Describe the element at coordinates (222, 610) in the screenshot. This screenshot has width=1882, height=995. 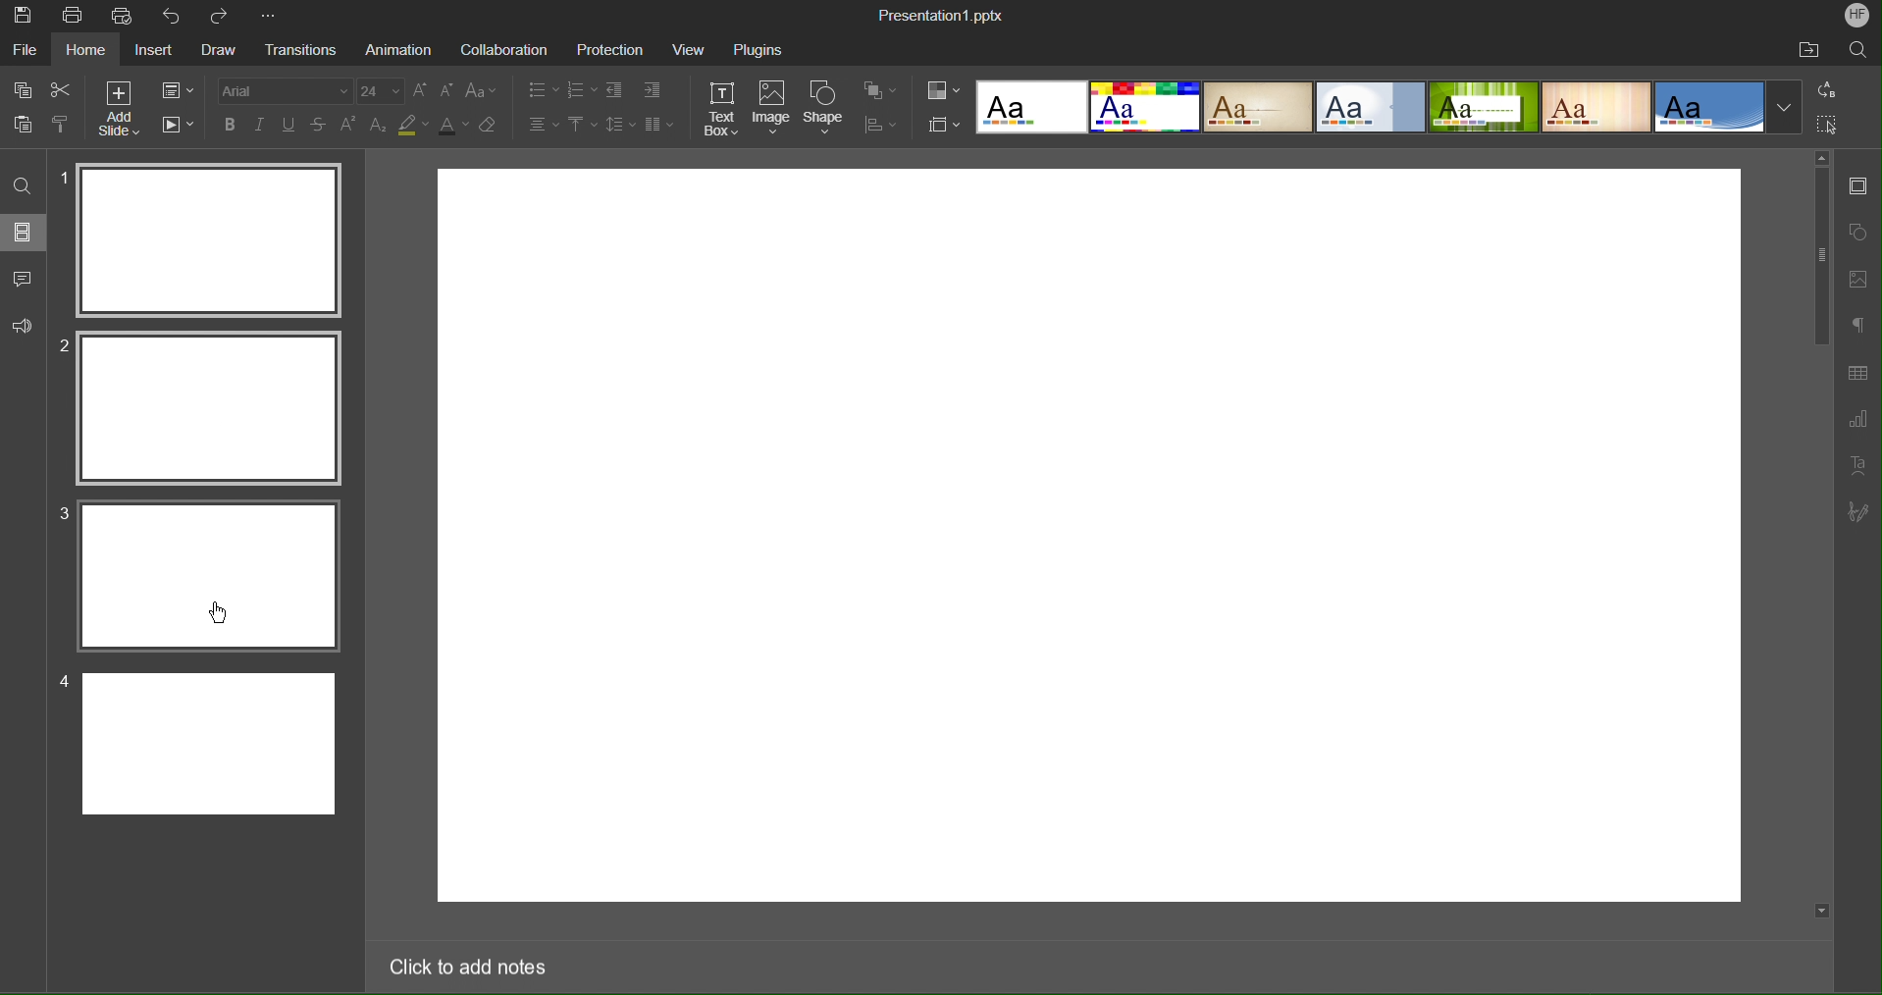
I see `Cursor` at that location.